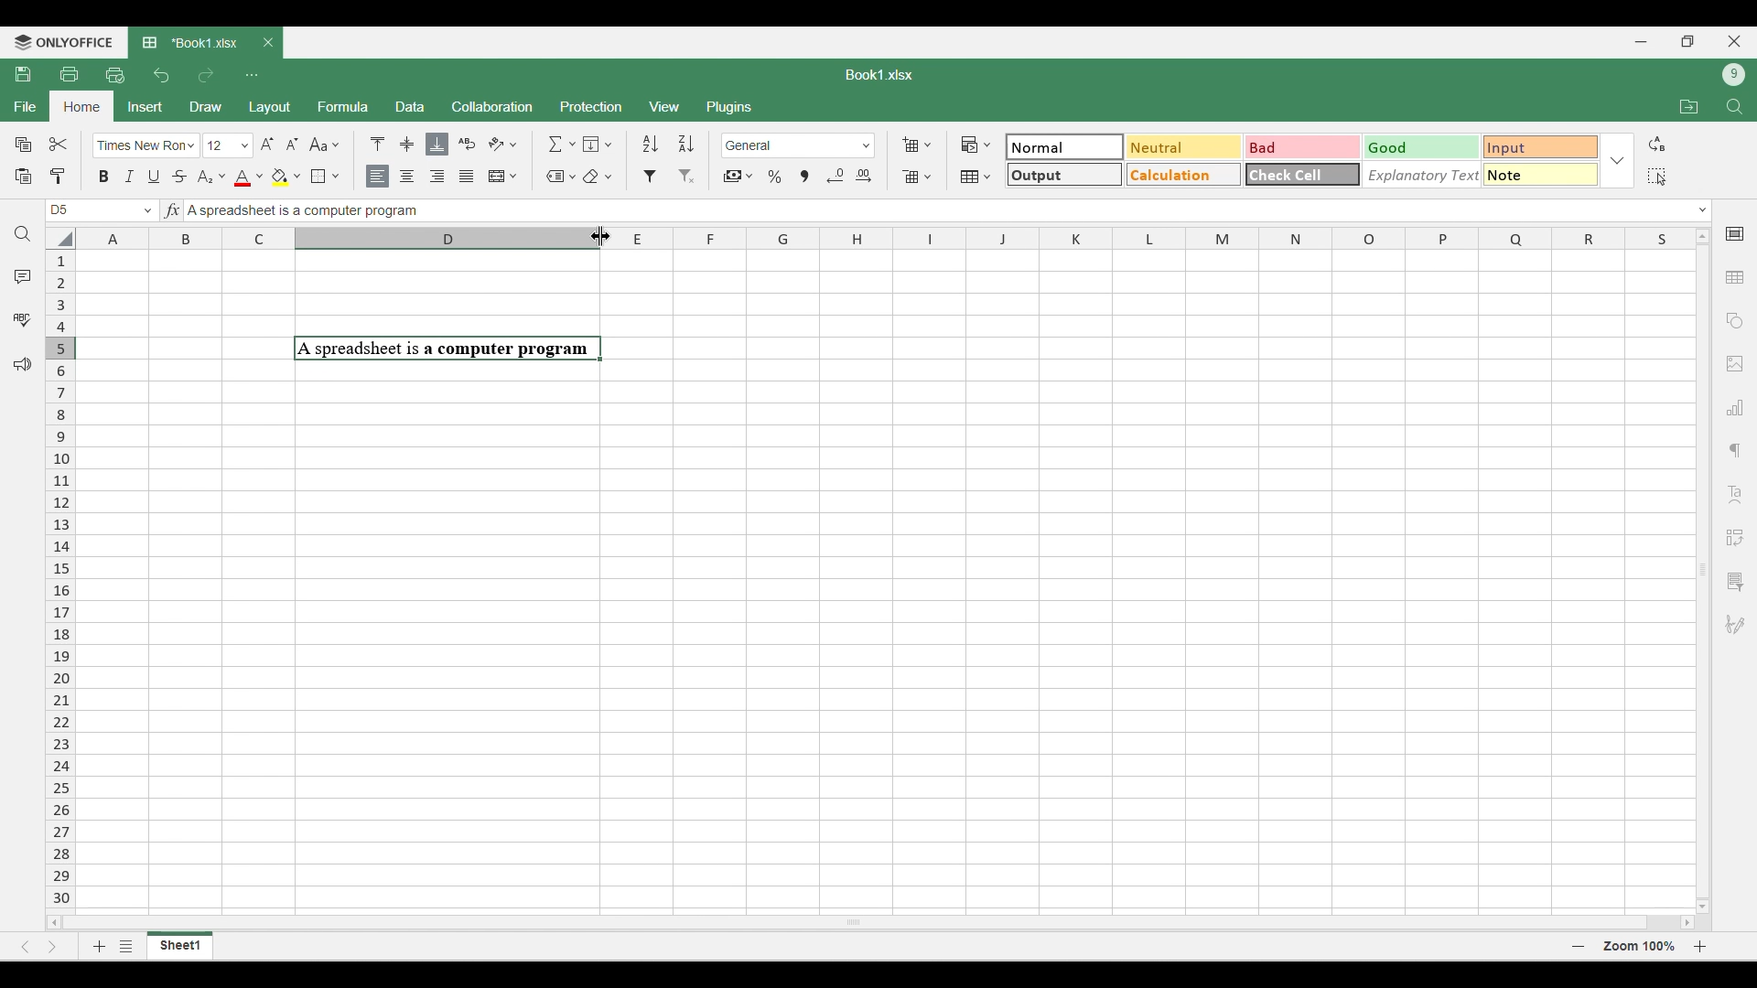 This screenshot has width=1757, height=988. I want to click on List of sheets, so click(126, 946).